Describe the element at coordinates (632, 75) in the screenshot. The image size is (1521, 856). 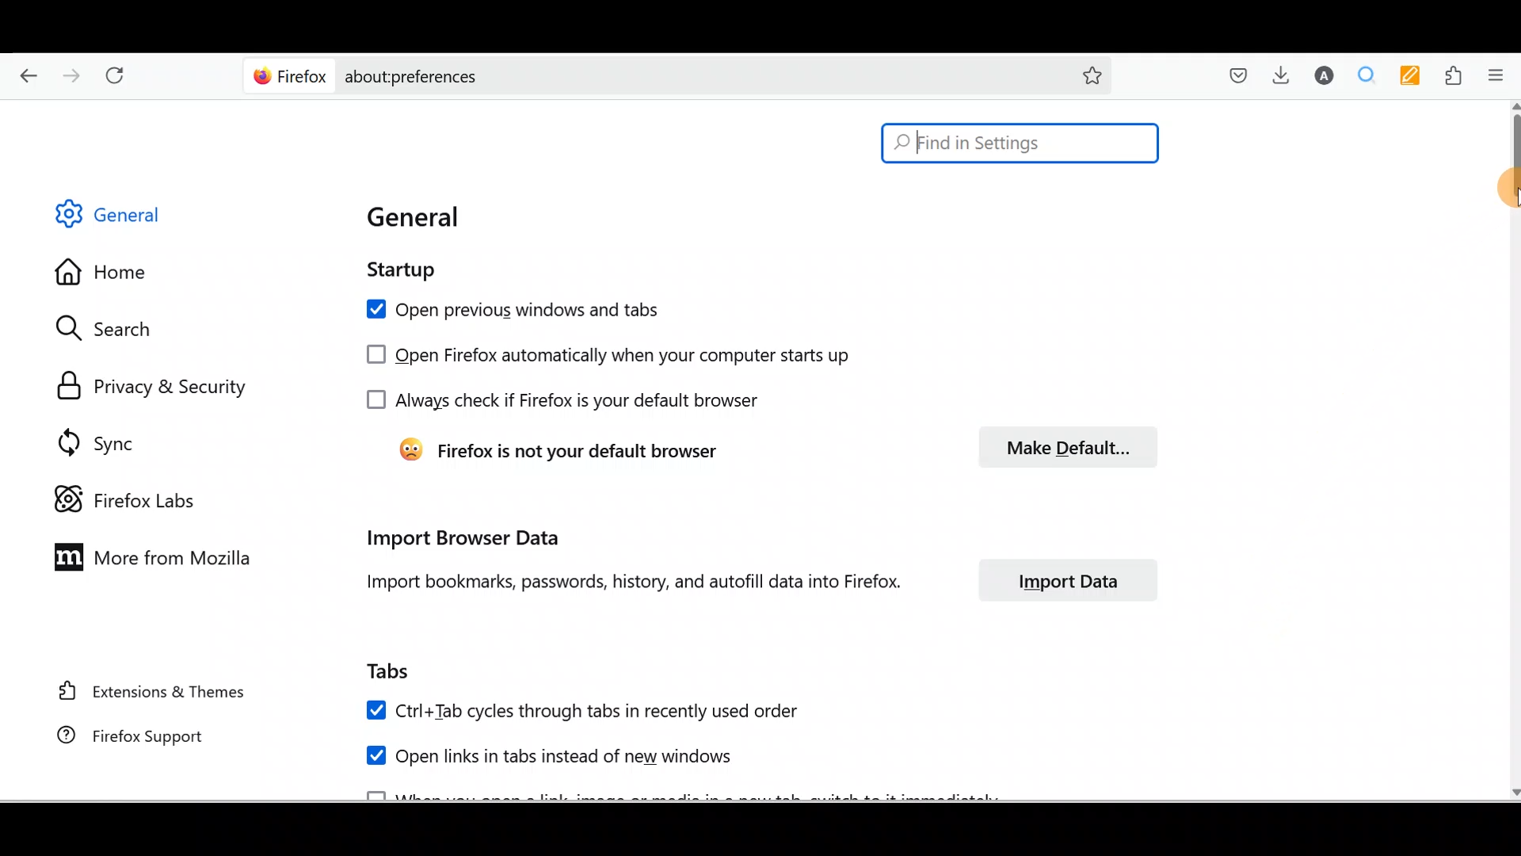
I see `about:preferences` at that location.